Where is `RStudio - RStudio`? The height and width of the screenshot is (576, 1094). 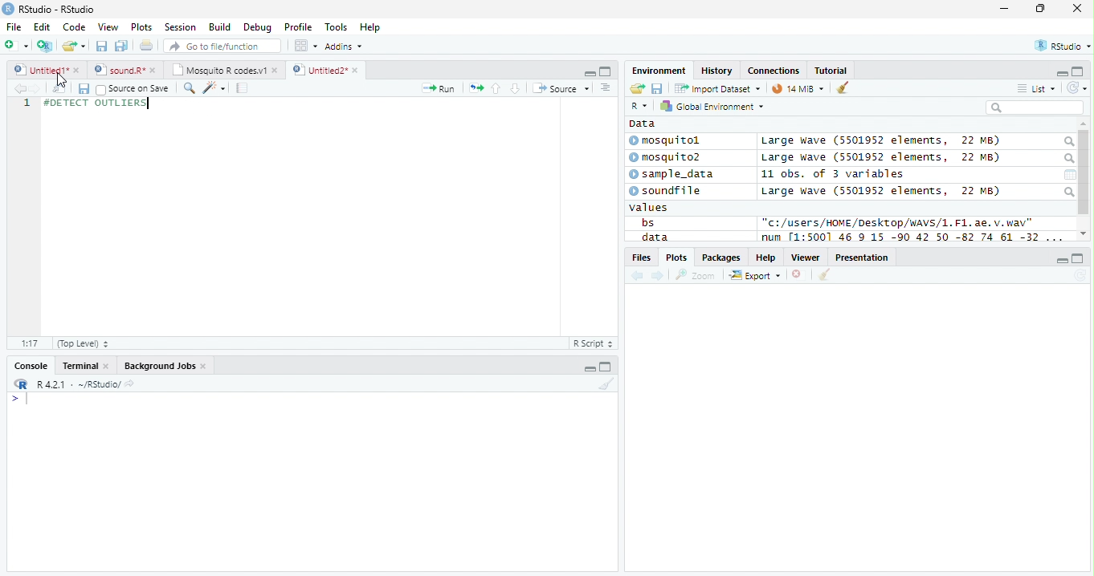
RStudio - RStudio is located at coordinates (57, 9).